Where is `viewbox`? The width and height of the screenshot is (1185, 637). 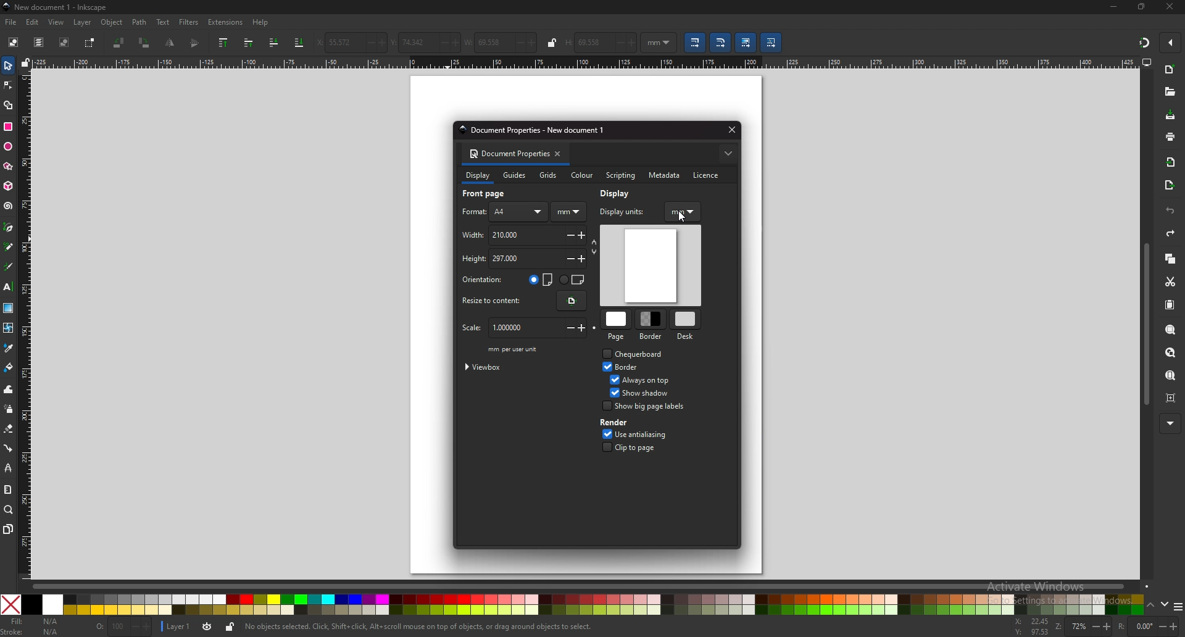
viewbox is located at coordinates (488, 366).